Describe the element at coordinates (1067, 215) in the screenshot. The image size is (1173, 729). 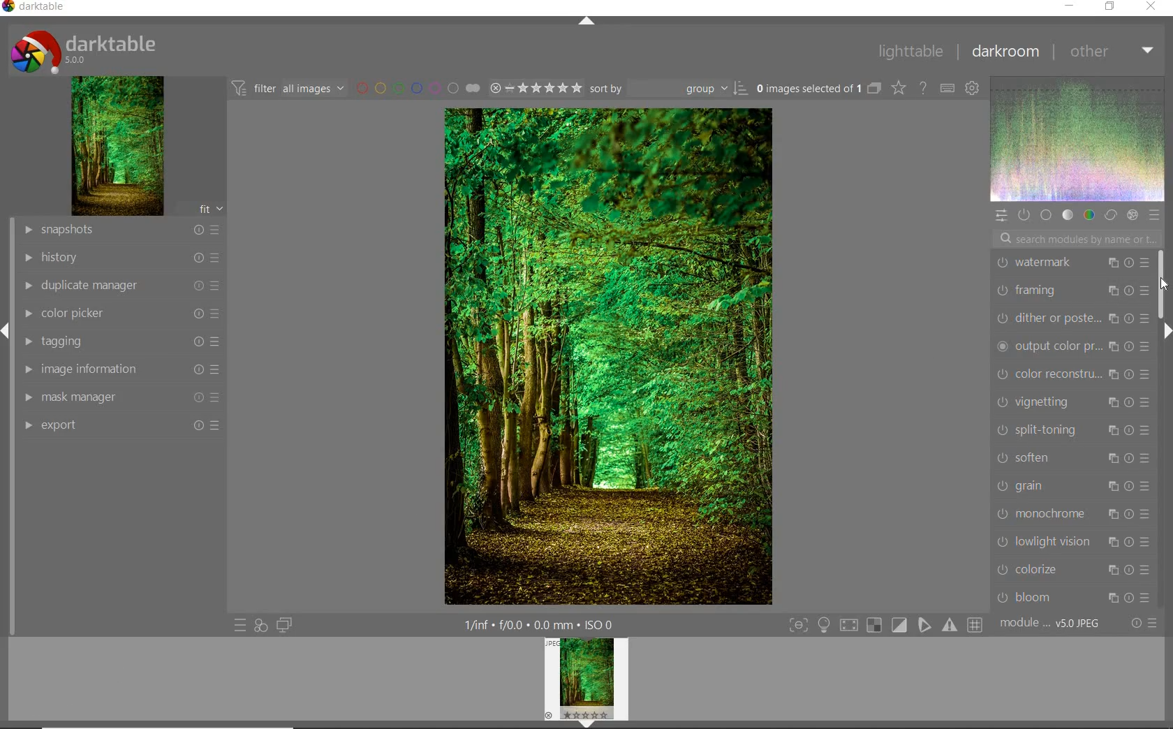
I see `TONE ` at that location.